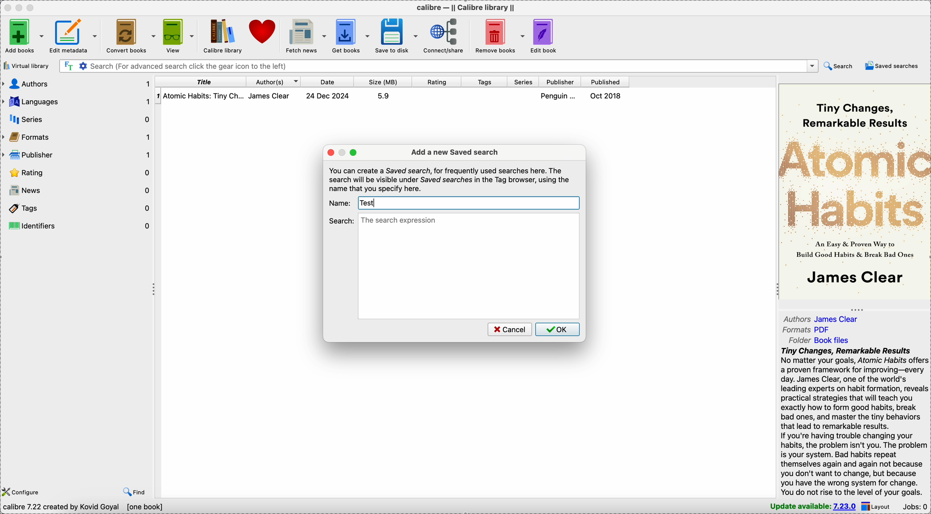  What do you see at coordinates (201, 81) in the screenshot?
I see `title` at bounding box center [201, 81].